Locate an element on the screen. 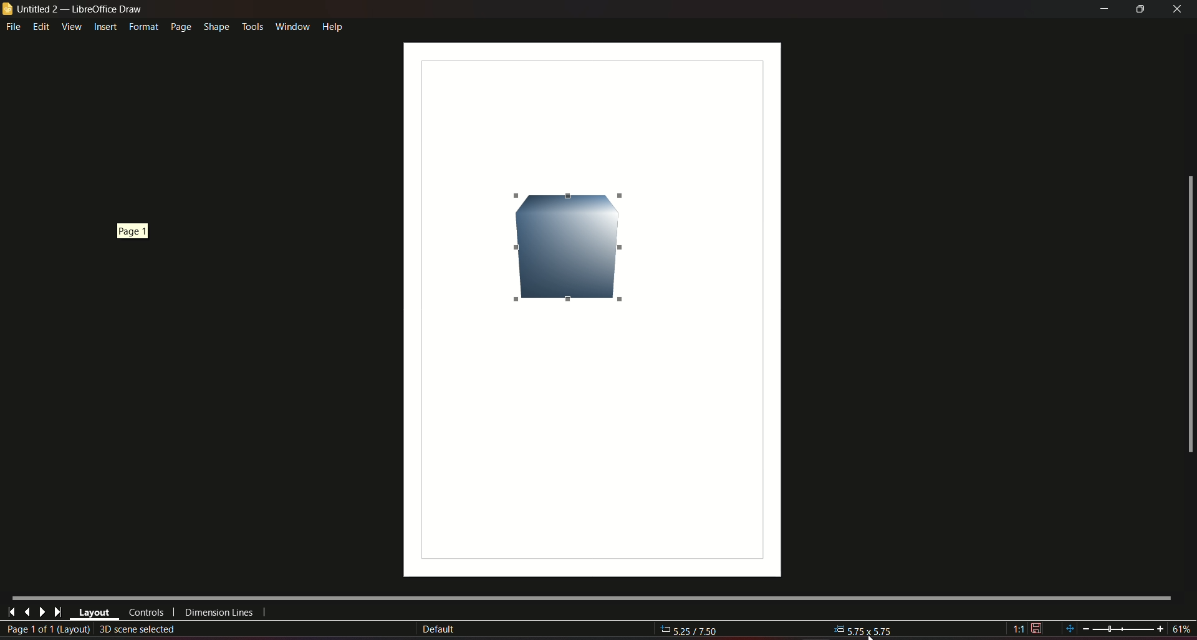 This screenshot has height=640, width=1197. Horizontal scroll bar is located at coordinates (590, 596).